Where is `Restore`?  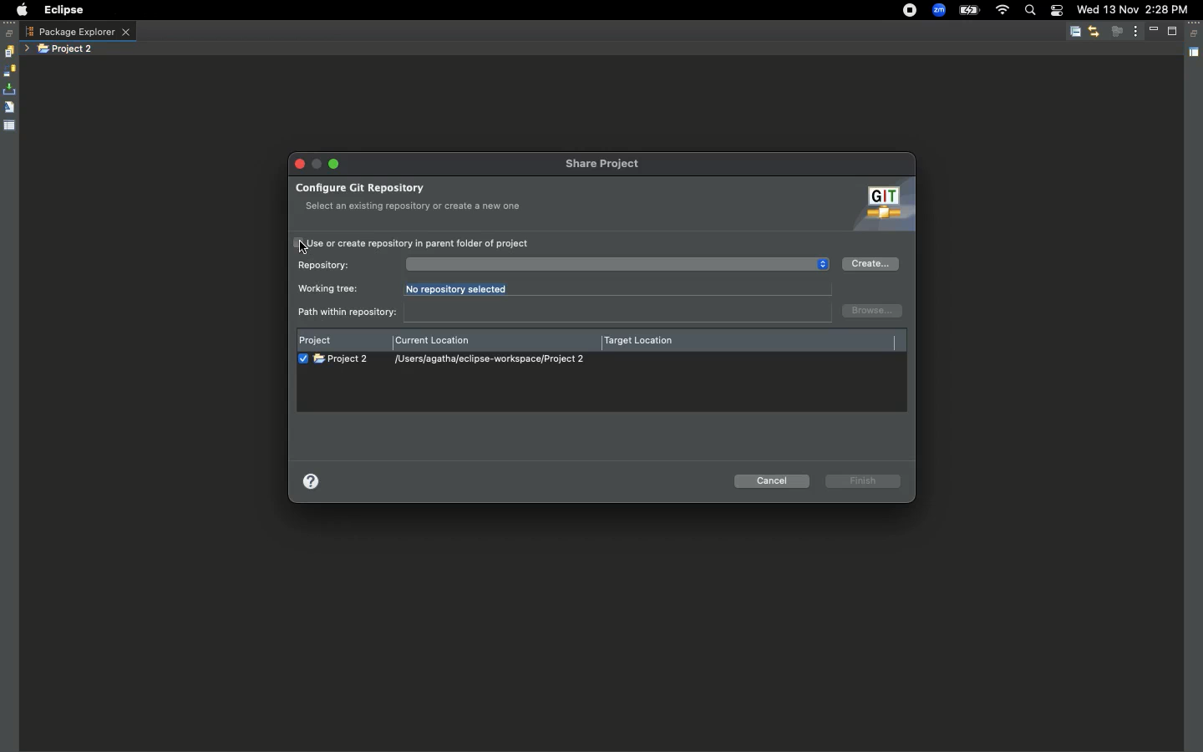 Restore is located at coordinates (1195, 34).